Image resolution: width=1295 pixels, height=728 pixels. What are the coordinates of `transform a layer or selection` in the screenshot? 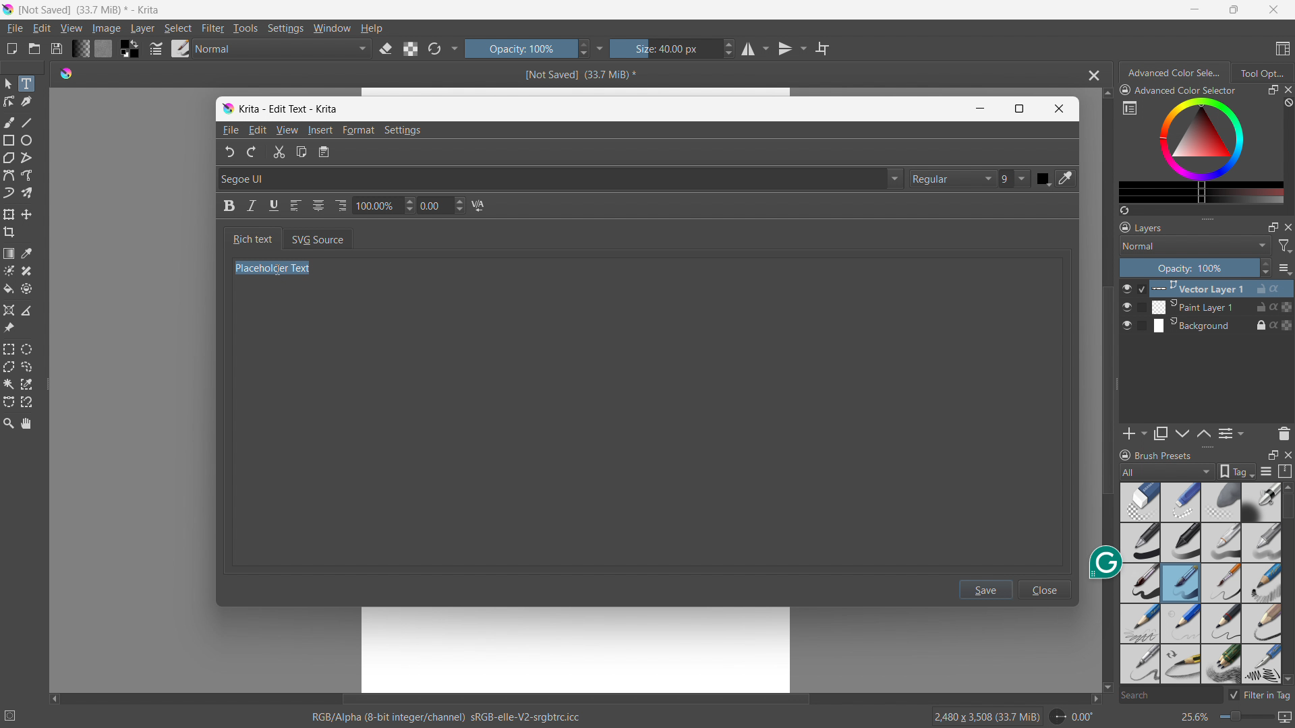 It's located at (9, 214).